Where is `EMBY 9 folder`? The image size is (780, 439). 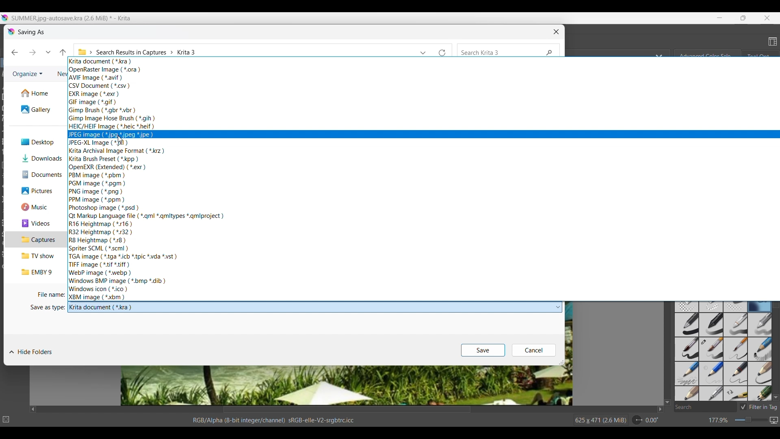 EMBY 9 folder is located at coordinates (34, 272).